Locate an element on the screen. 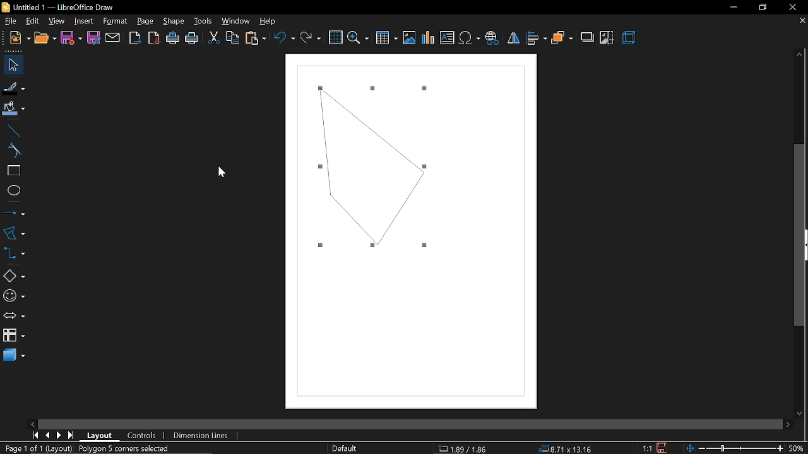 The width and height of the screenshot is (808, 454). print is located at coordinates (193, 38).